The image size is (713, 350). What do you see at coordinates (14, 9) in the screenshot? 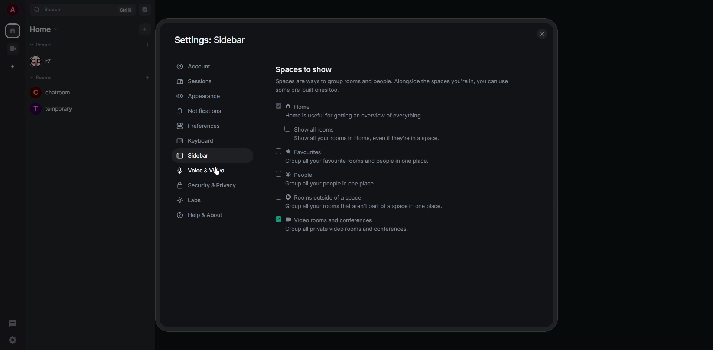
I see `profile` at bounding box center [14, 9].